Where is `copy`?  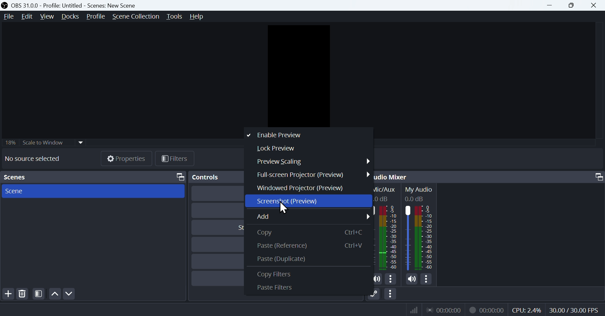 copy is located at coordinates (308, 233).